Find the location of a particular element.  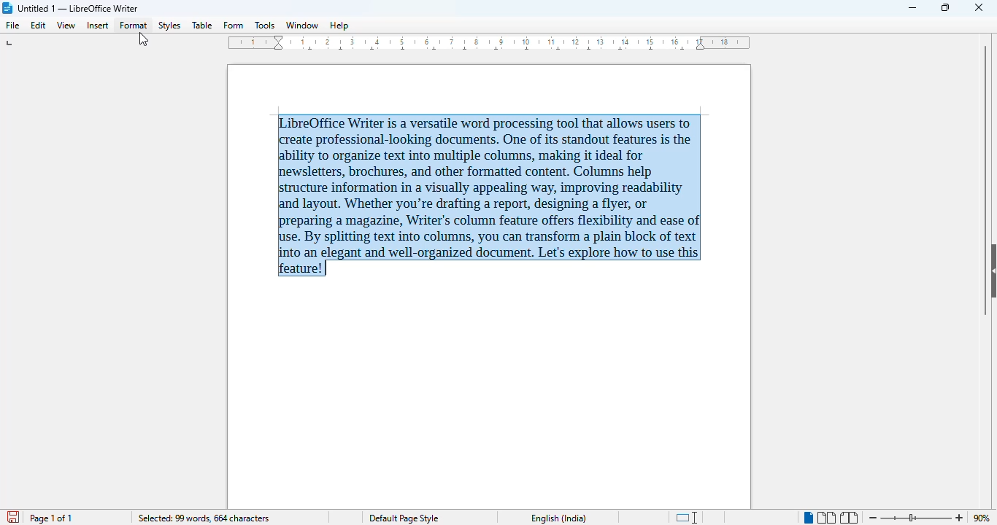

book view is located at coordinates (850, 518).